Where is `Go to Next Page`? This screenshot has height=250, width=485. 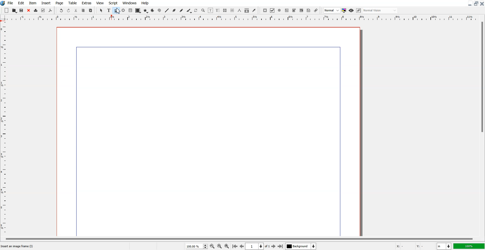 Go to Next Page is located at coordinates (274, 246).